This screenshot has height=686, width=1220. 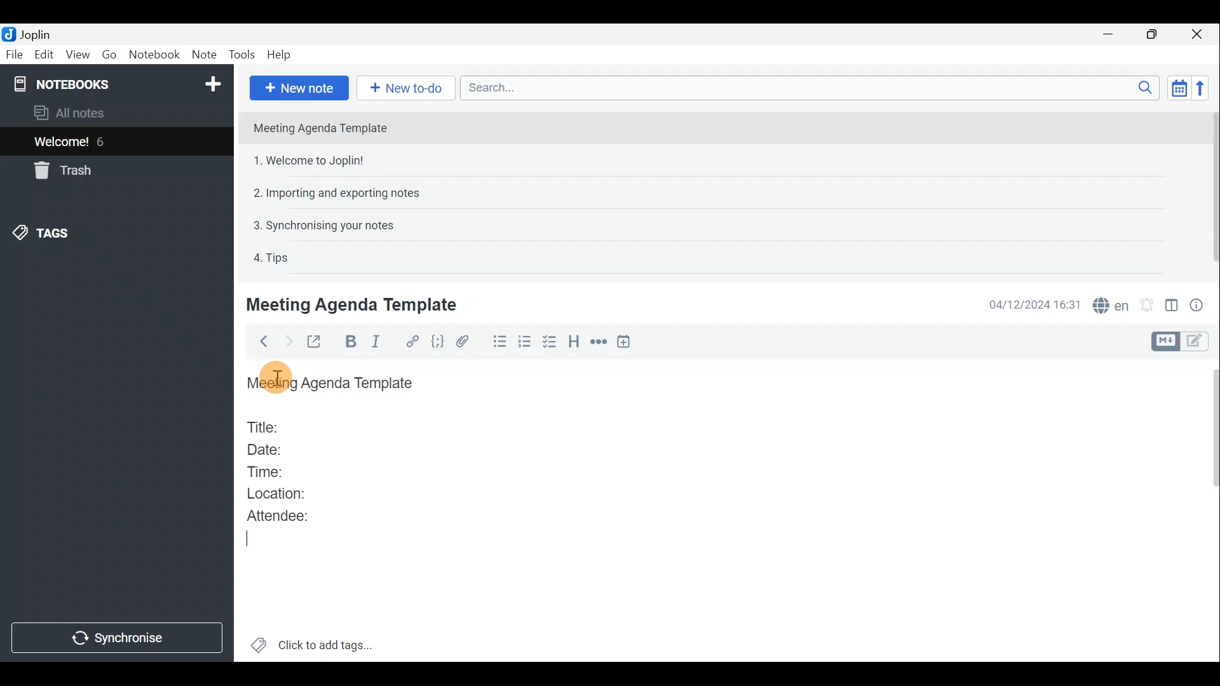 What do you see at coordinates (76, 56) in the screenshot?
I see `View` at bounding box center [76, 56].